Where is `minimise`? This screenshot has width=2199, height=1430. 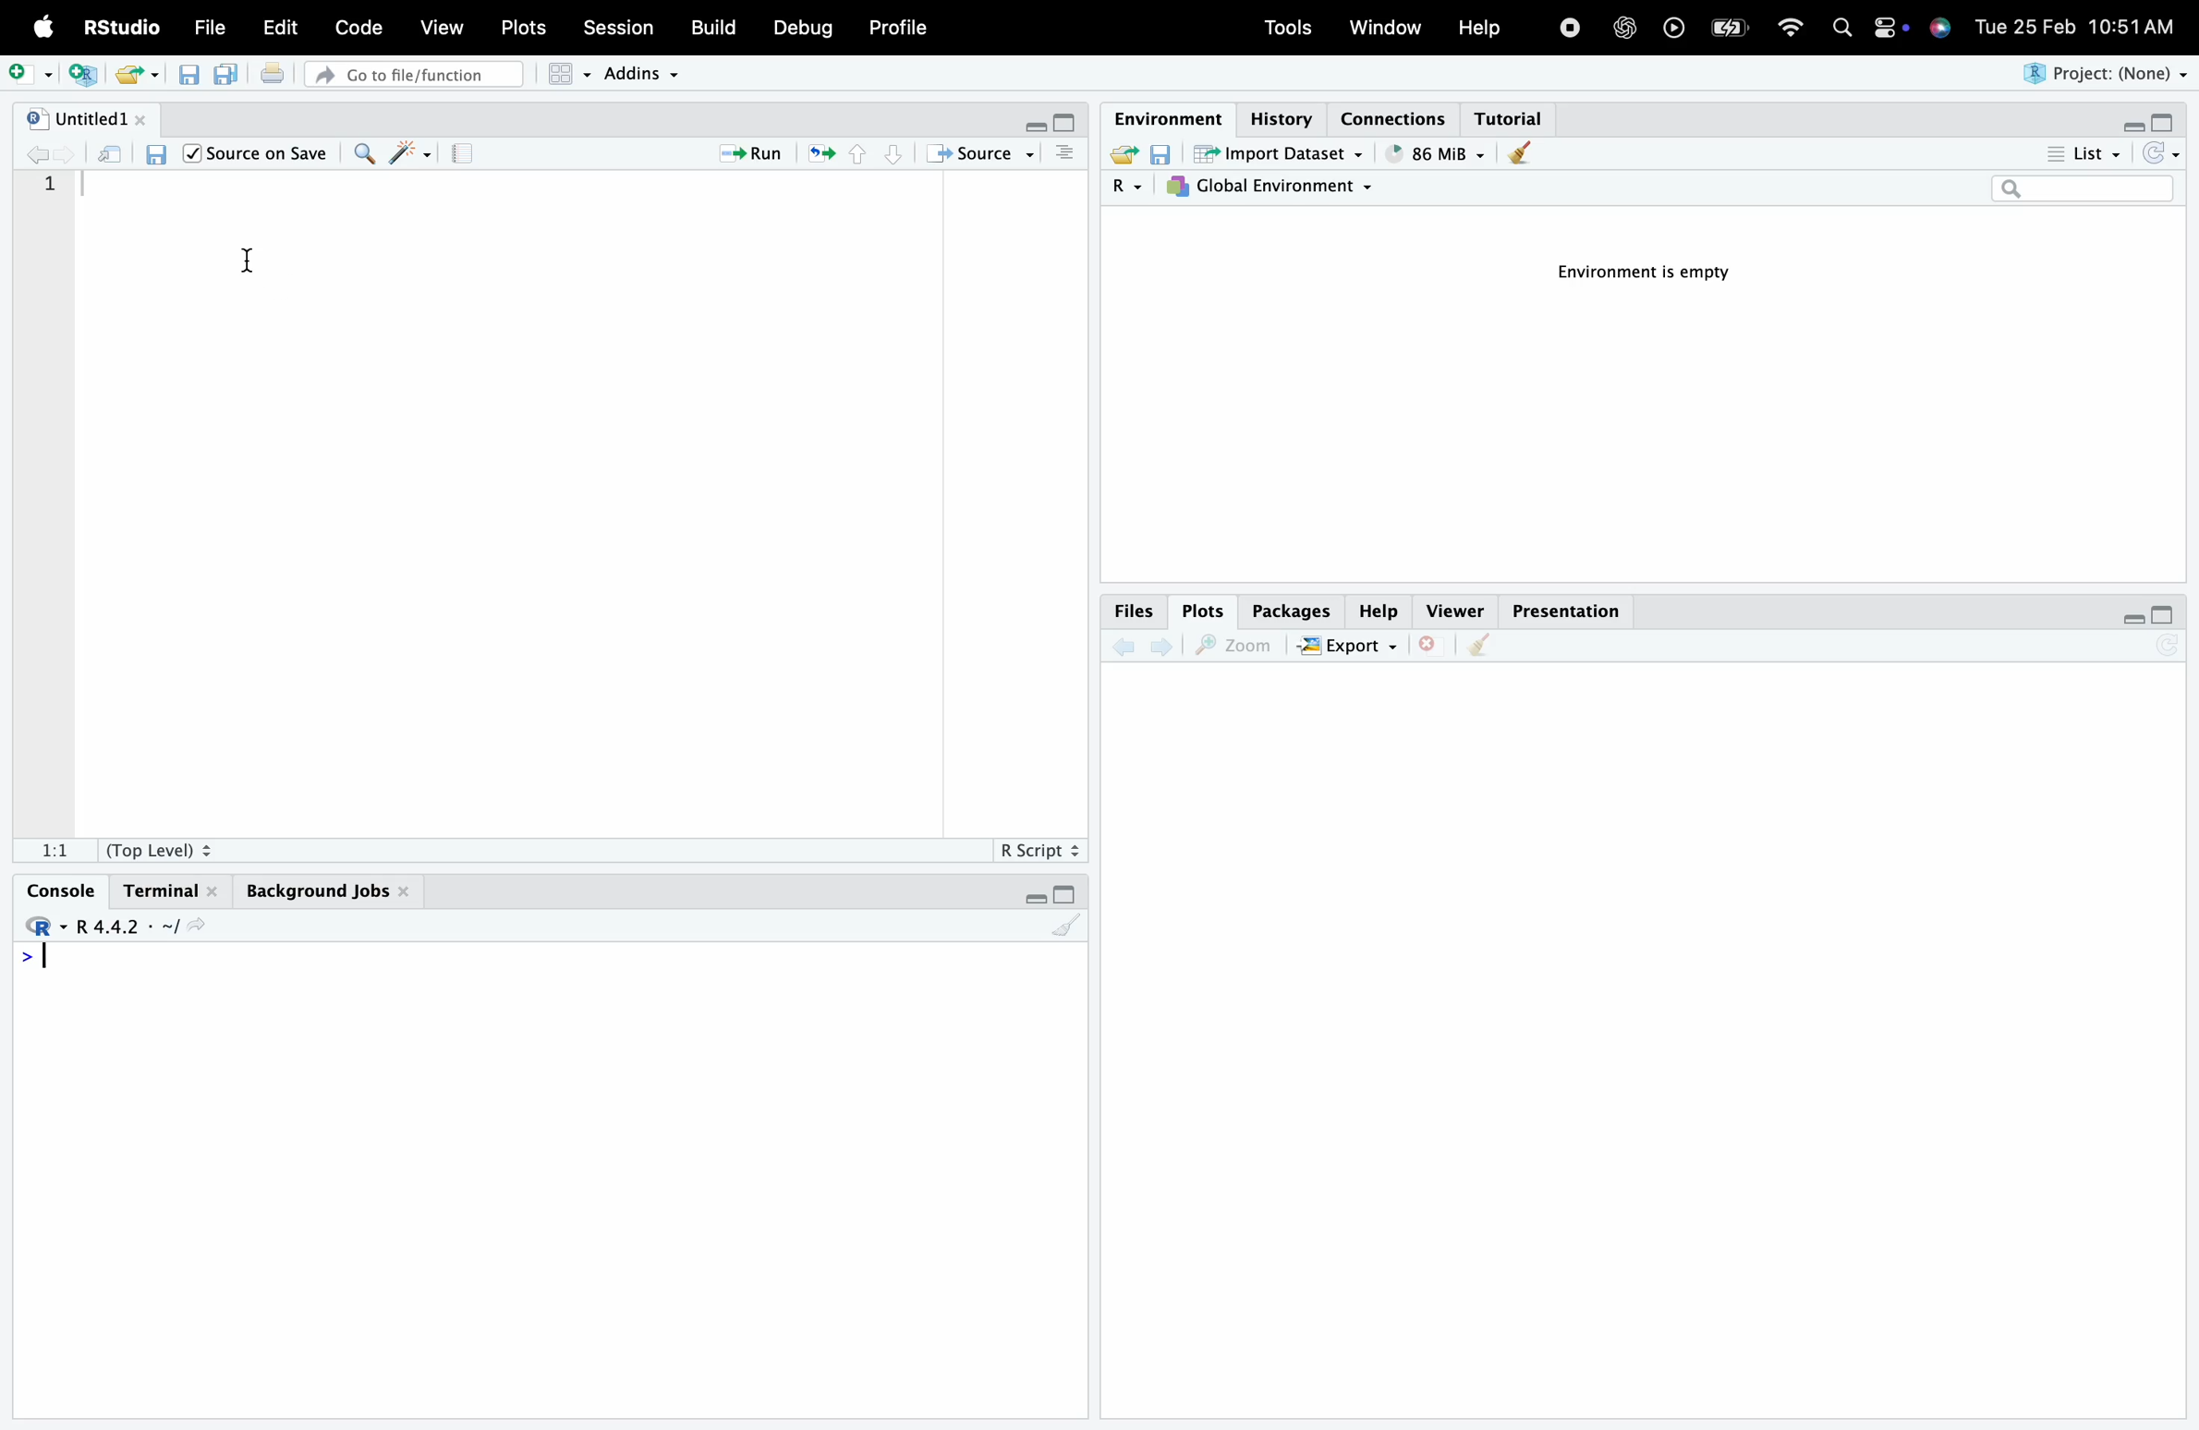 minimise is located at coordinates (2127, 618).